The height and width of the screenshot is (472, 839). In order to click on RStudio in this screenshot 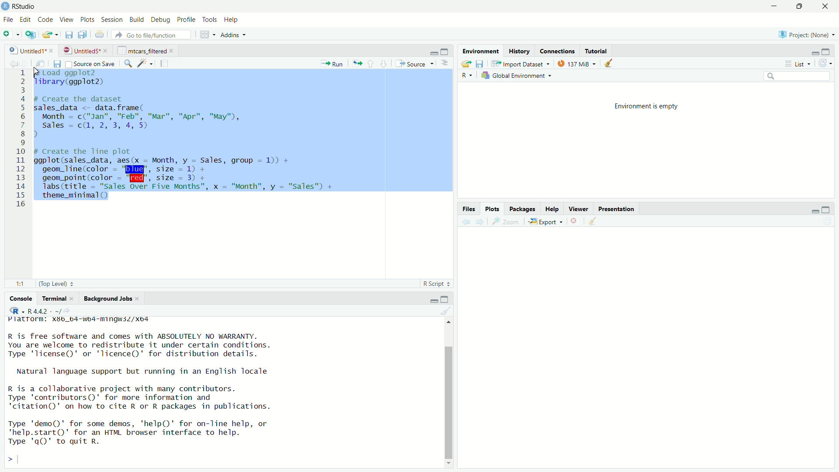, I will do `click(25, 7)`.